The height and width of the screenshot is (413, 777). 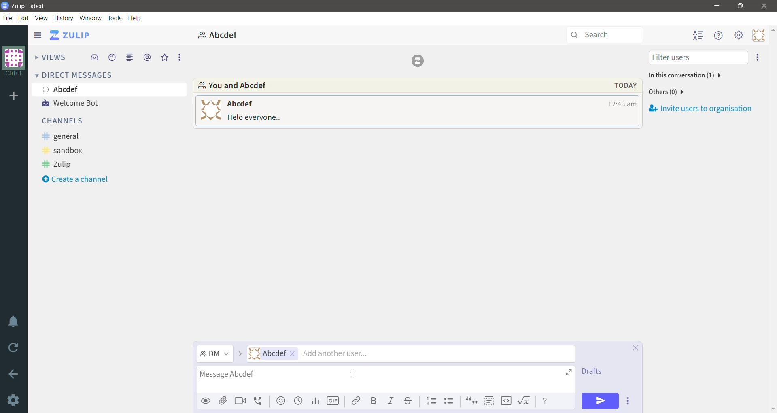 I want to click on Type the message for the selected recipients, so click(x=386, y=380).